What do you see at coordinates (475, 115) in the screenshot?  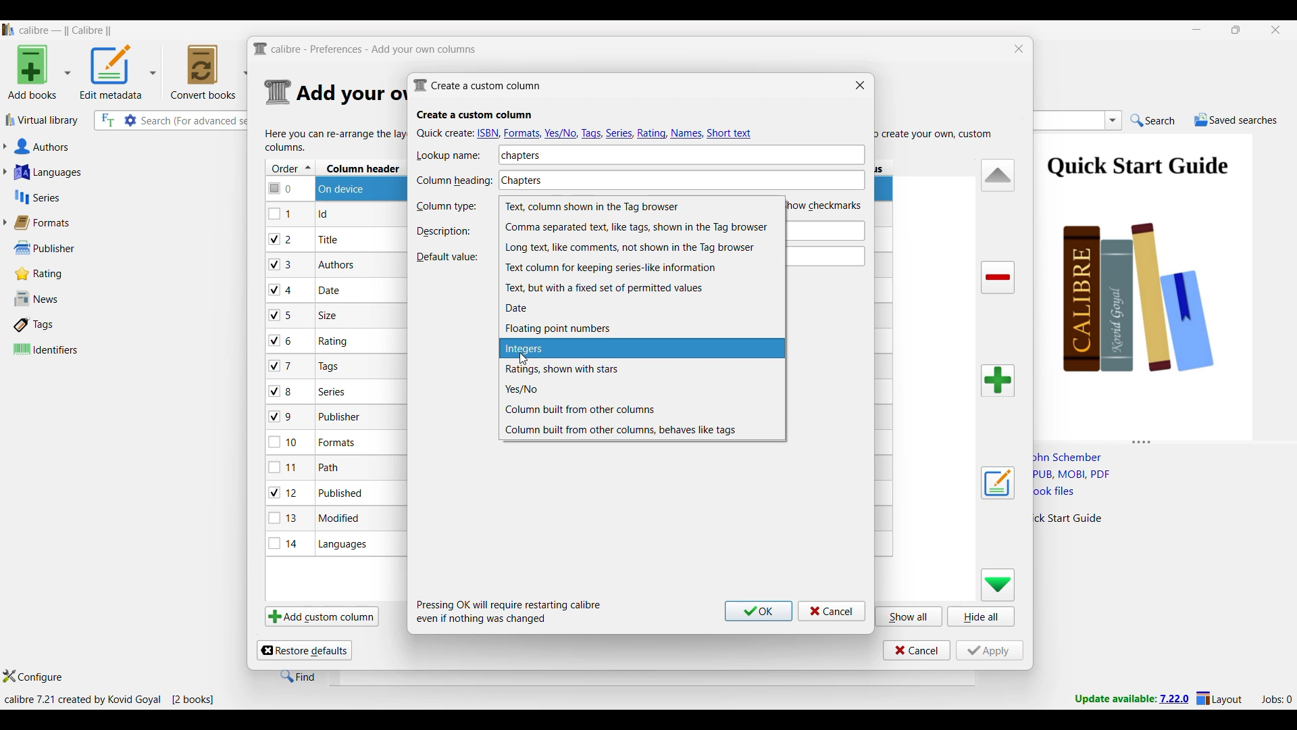 I see `Section title` at bounding box center [475, 115].